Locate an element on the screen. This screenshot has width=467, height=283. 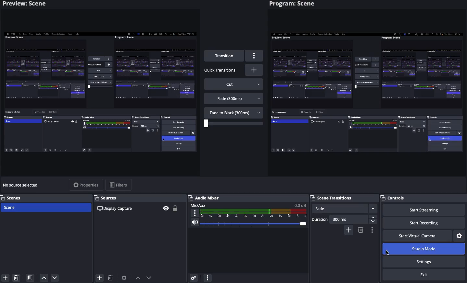
Fade is located at coordinates (344, 208).